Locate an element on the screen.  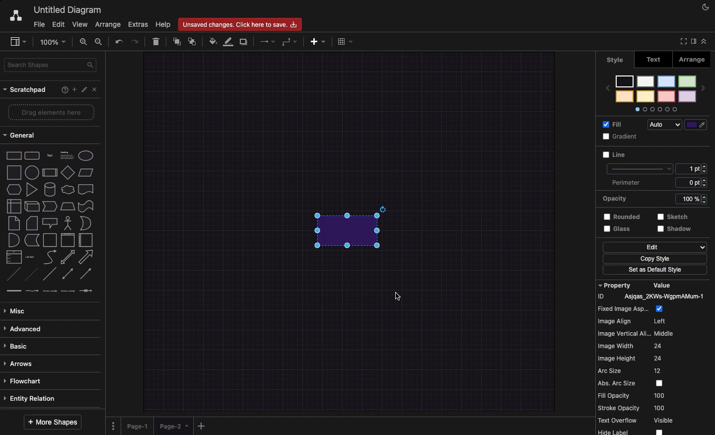
Entity relation is located at coordinates (32, 397).